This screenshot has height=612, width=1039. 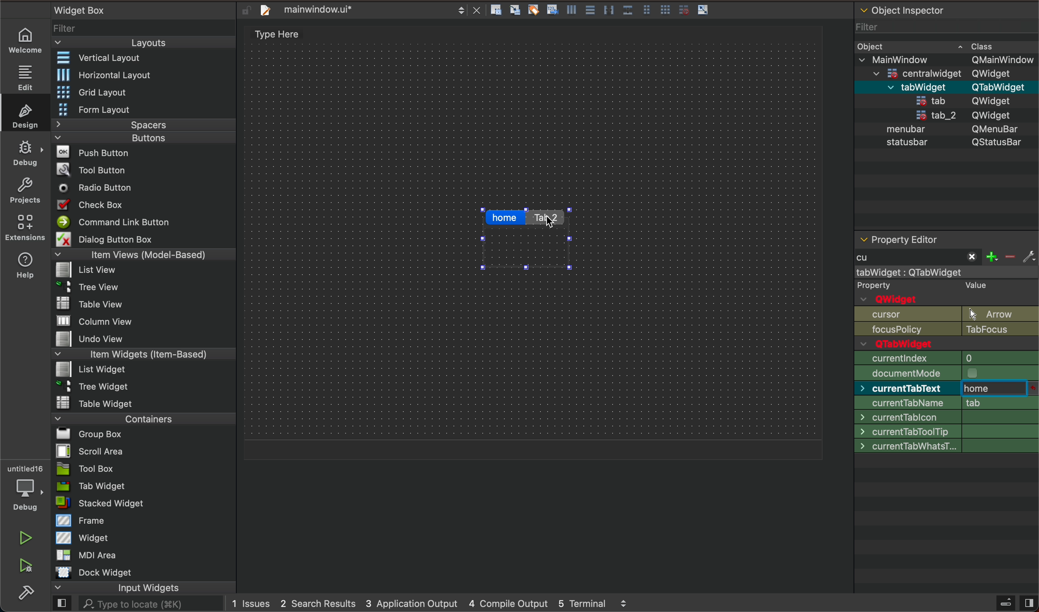 What do you see at coordinates (68, 27) in the screenshot?
I see `Filter` at bounding box center [68, 27].